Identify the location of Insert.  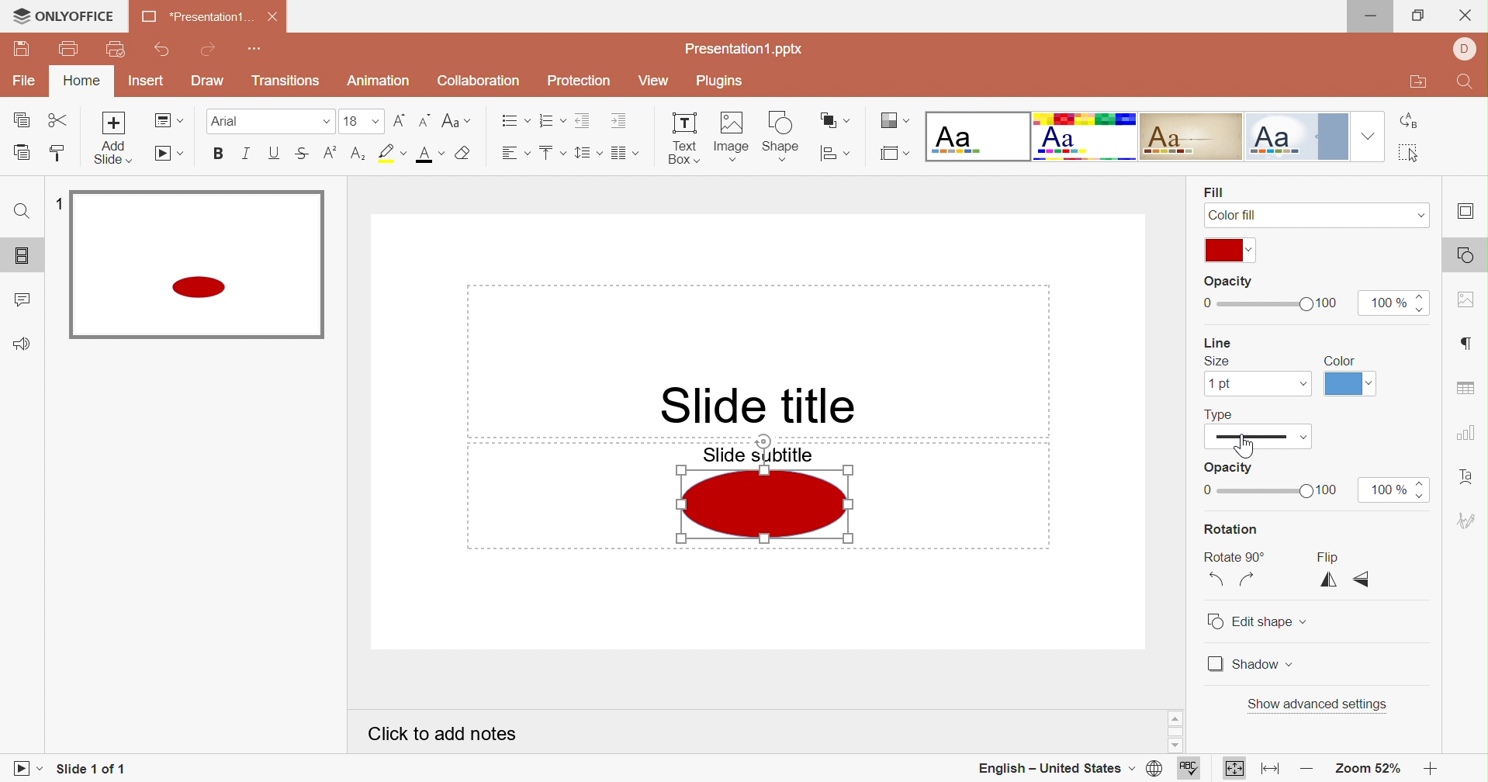
(151, 82).